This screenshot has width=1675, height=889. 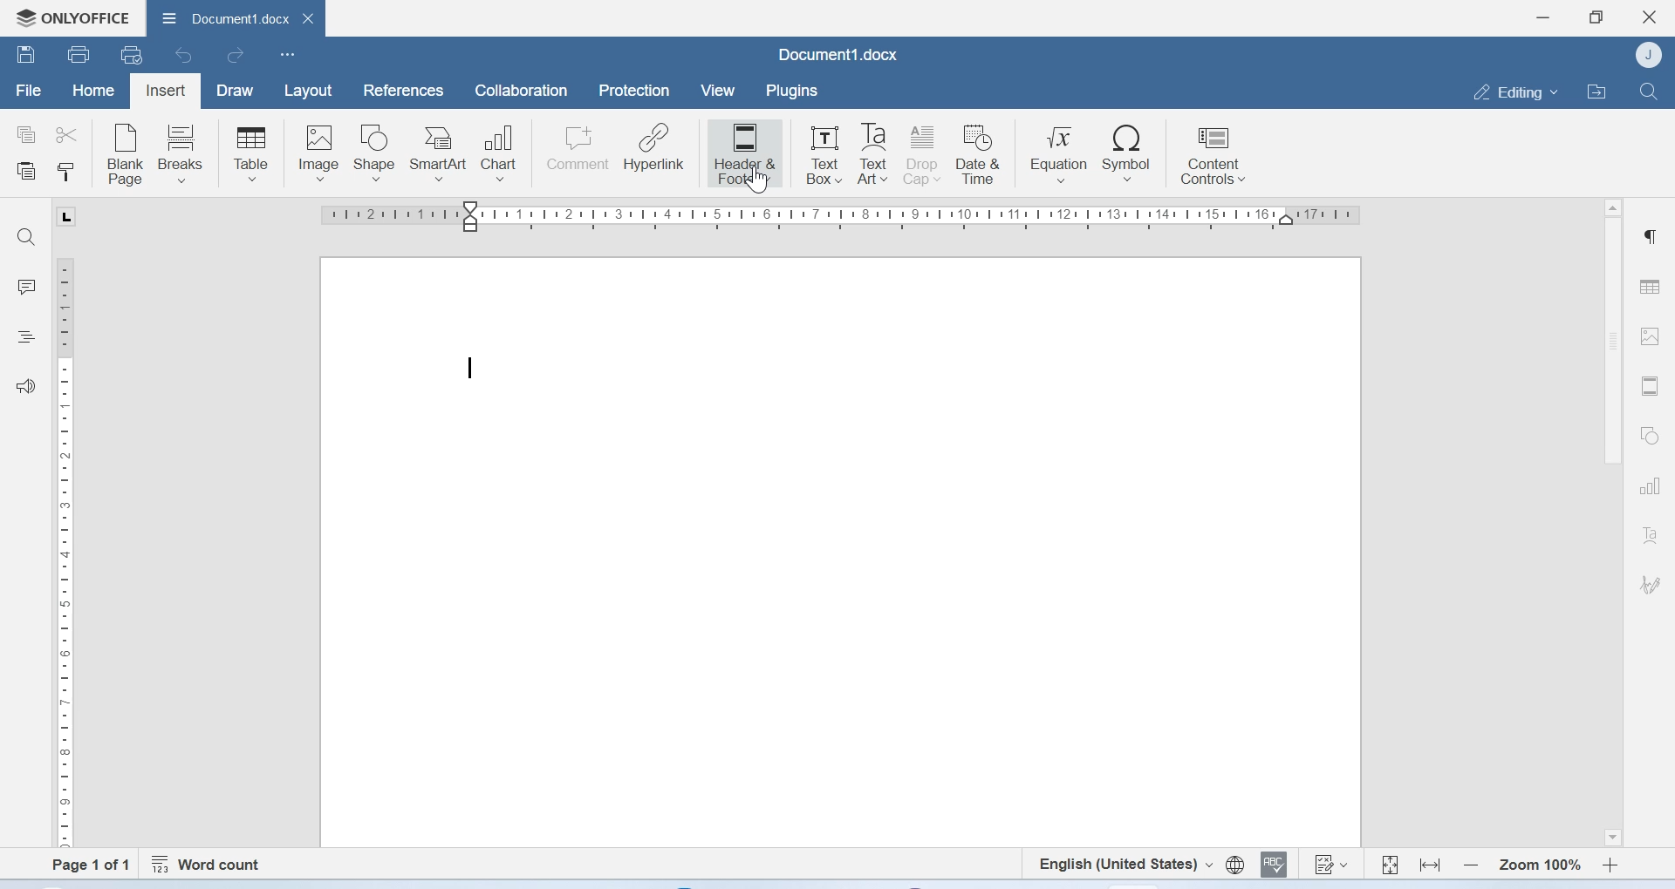 I want to click on Home, so click(x=94, y=92).